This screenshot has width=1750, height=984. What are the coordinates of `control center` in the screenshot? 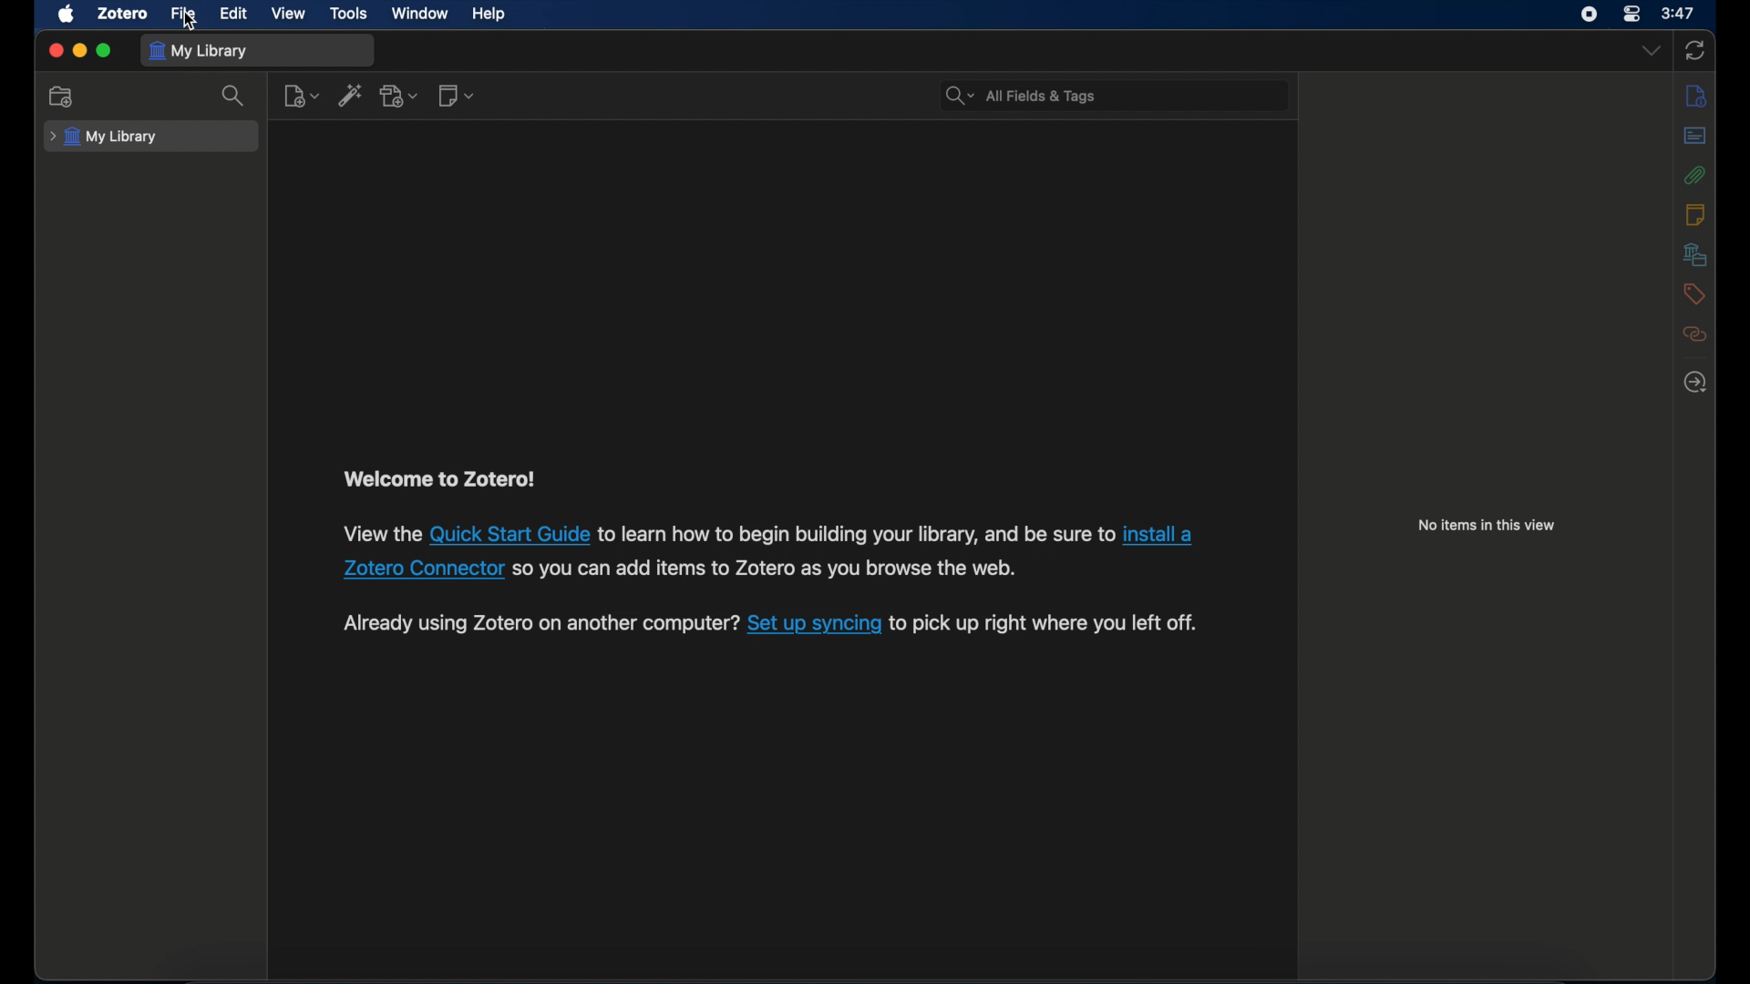 It's located at (1633, 15).